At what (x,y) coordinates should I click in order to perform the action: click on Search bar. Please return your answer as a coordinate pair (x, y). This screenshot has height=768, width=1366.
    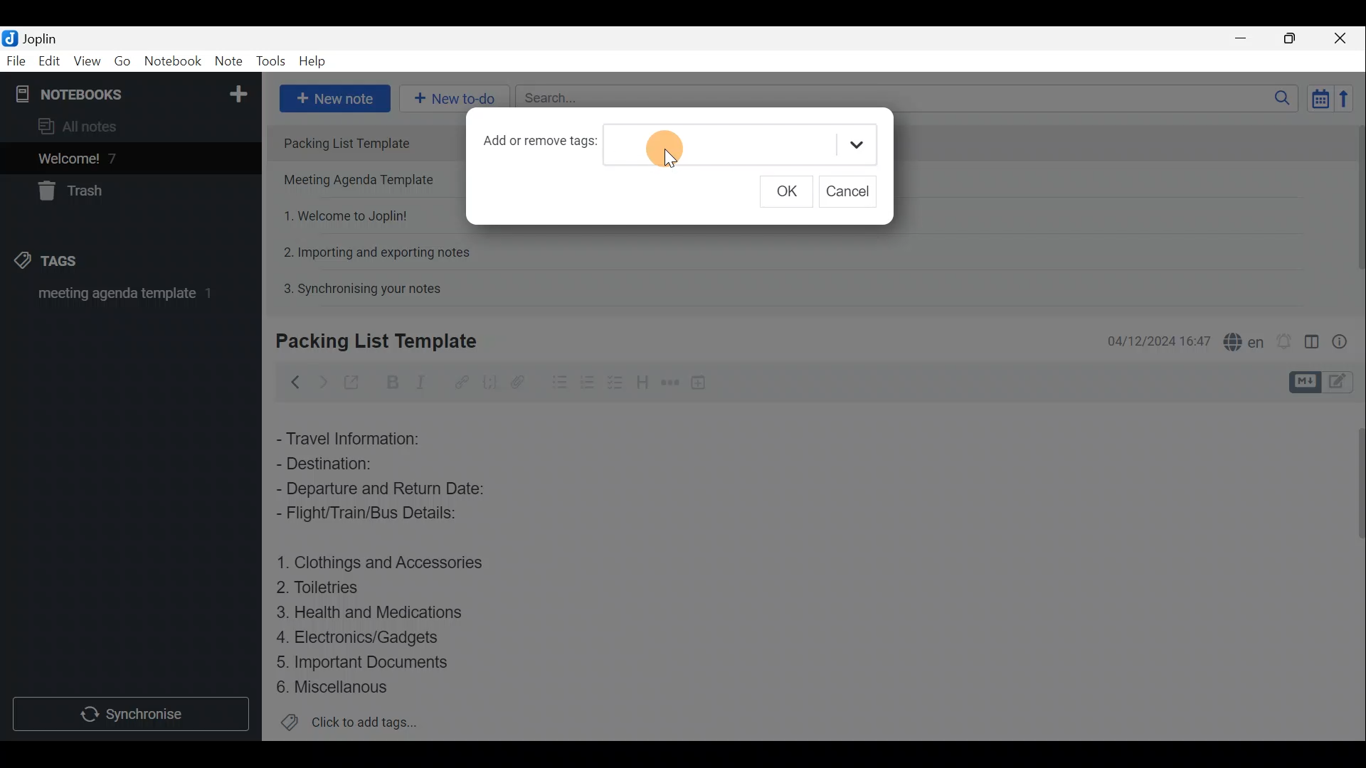
    Looking at the image, I should click on (903, 100).